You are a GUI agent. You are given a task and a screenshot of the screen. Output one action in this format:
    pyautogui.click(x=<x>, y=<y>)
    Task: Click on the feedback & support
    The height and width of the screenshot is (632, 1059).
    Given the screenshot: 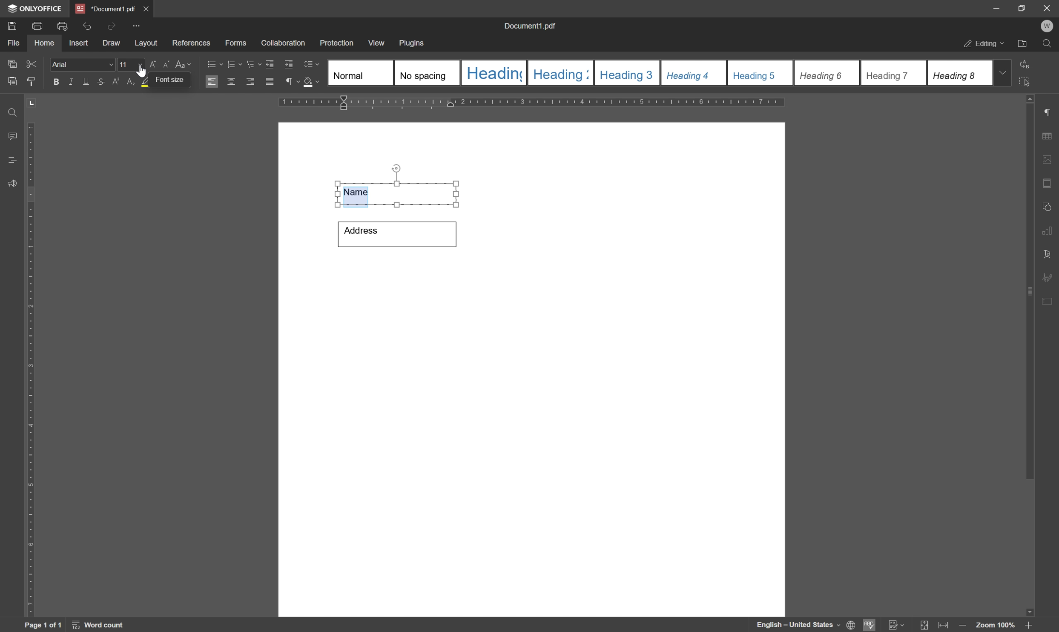 What is the action you would take?
    pyautogui.click(x=12, y=184)
    